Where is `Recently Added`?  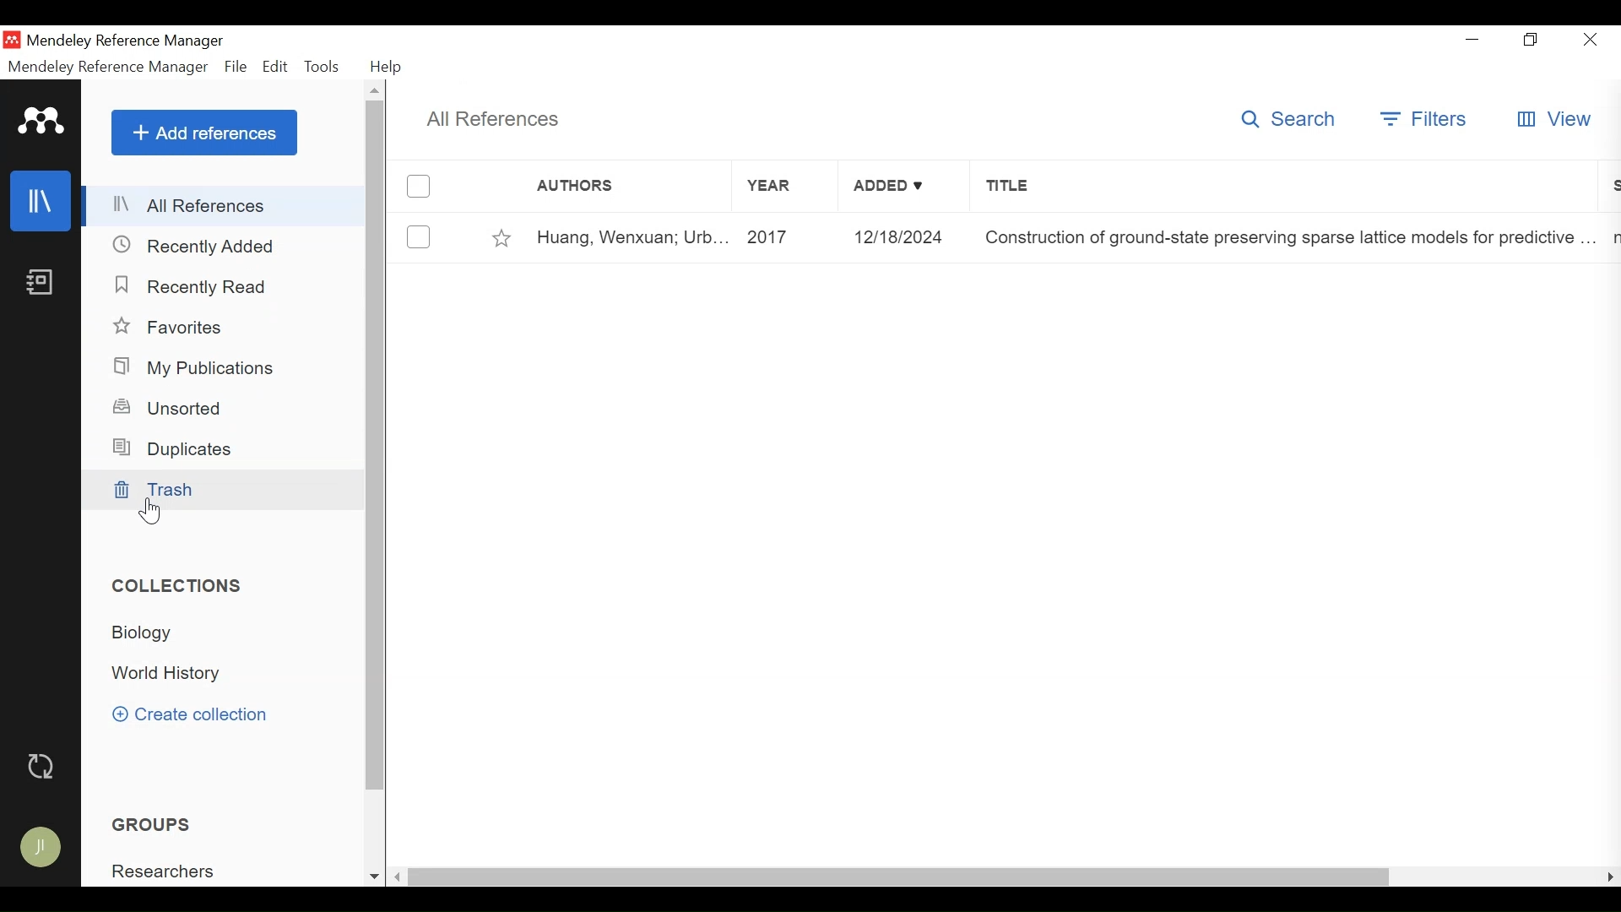
Recently Added is located at coordinates (200, 246).